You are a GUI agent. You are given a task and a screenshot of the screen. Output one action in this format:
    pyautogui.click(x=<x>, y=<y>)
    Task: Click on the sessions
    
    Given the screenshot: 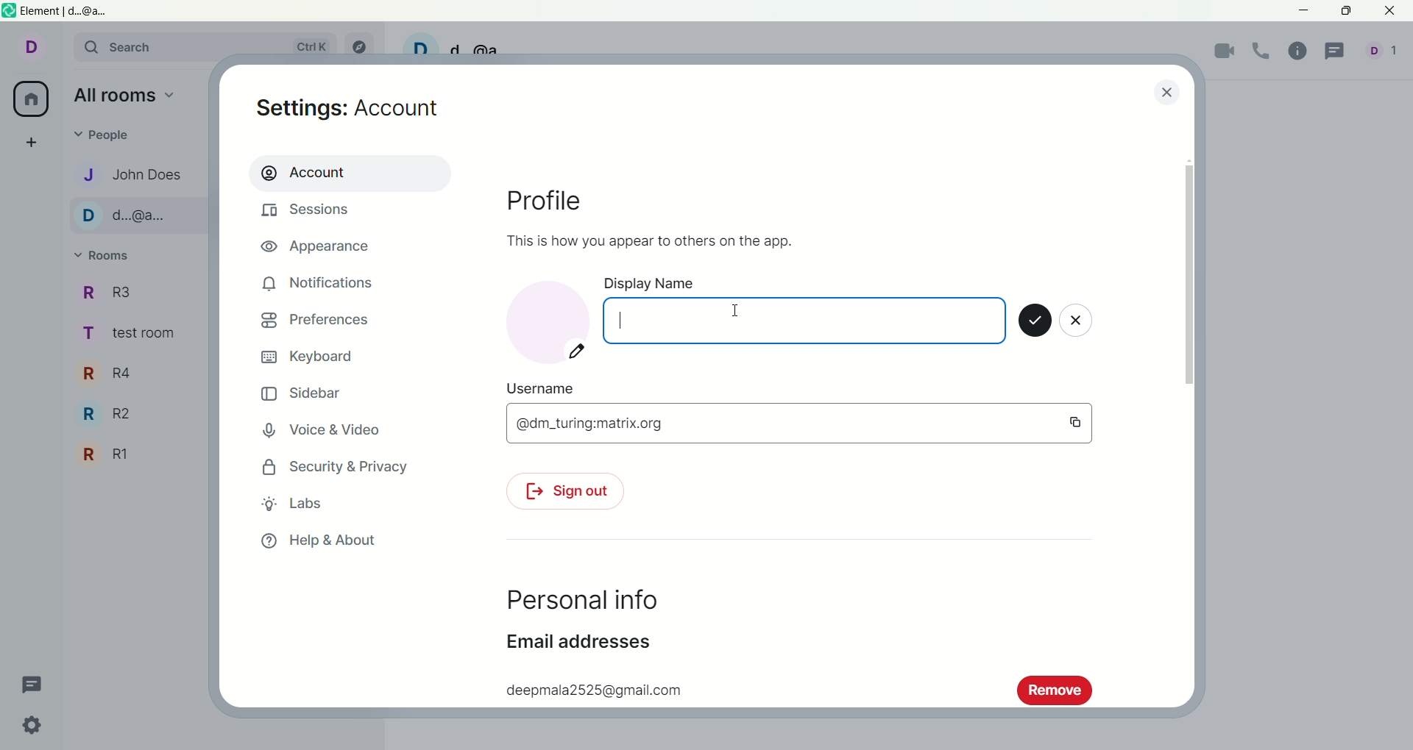 What is the action you would take?
    pyautogui.click(x=310, y=213)
    